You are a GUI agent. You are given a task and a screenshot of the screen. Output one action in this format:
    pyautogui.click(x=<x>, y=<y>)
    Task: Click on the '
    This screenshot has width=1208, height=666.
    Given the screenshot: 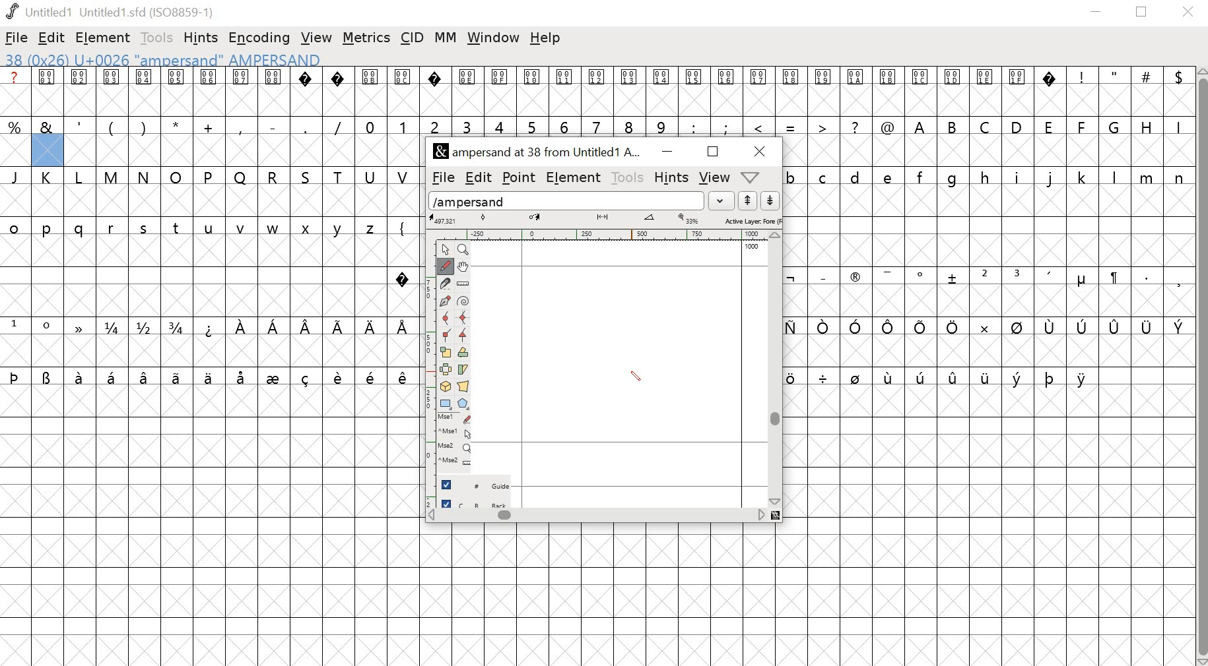 What is the action you would take?
    pyautogui.click(x=1051, y=277)
    